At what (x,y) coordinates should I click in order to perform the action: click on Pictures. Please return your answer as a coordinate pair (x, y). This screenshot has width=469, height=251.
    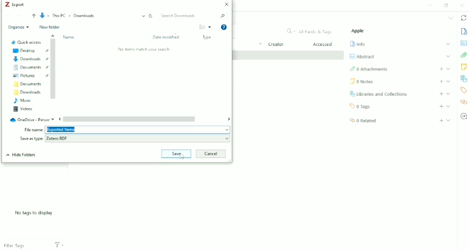
    Looking at the image, I should click on (30, 76).